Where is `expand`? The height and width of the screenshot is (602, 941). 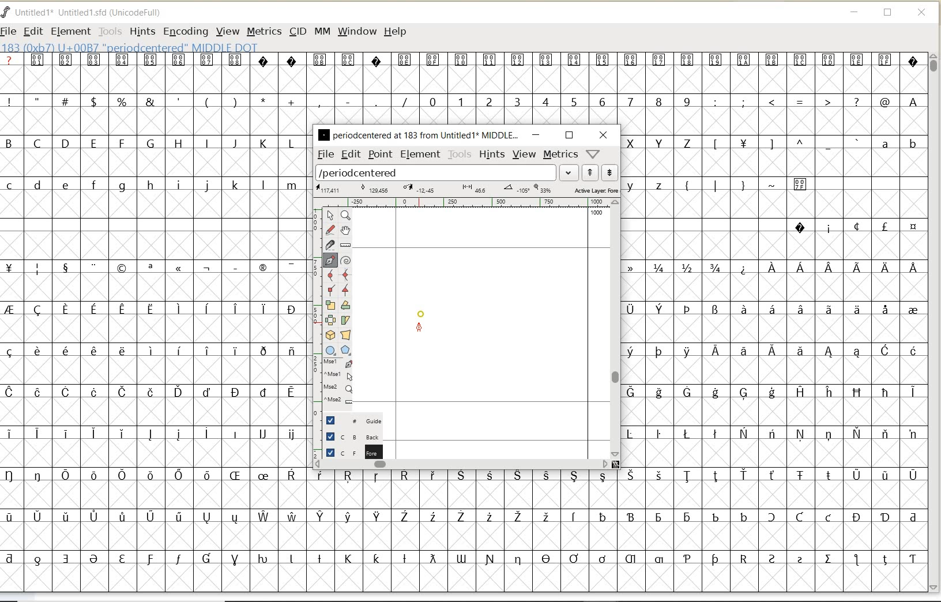
expand is located at coordinates (569, 172).